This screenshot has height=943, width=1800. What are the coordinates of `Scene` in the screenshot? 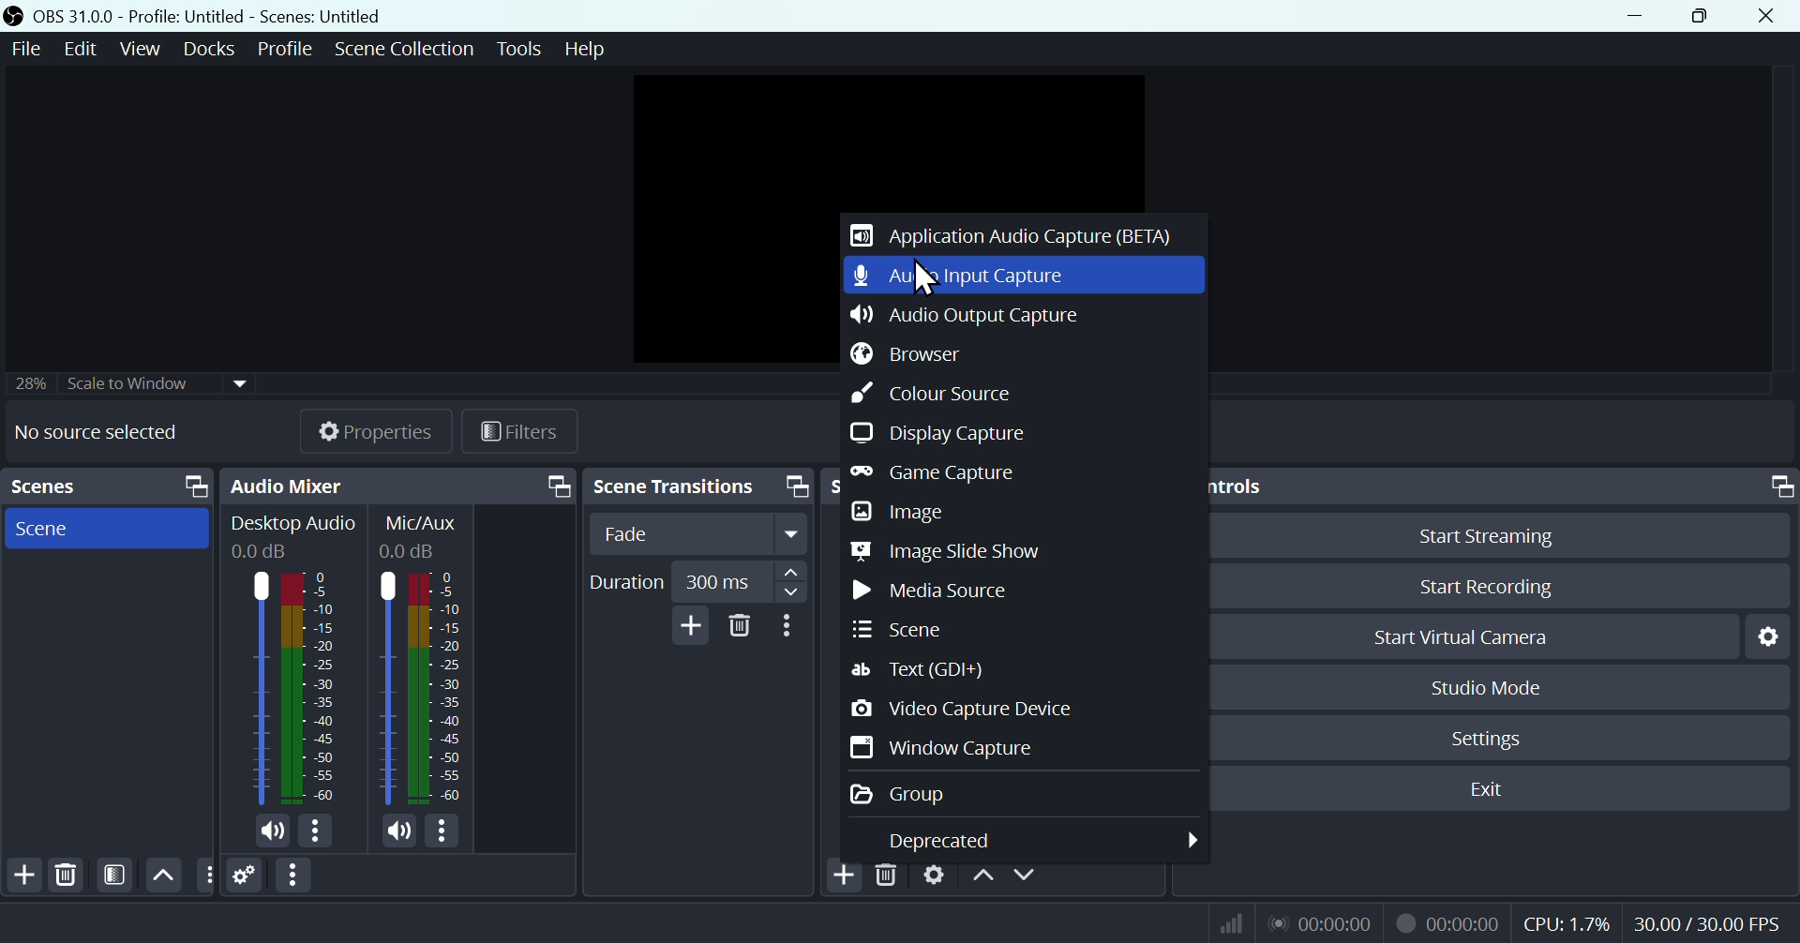 It's located at (102, 527).